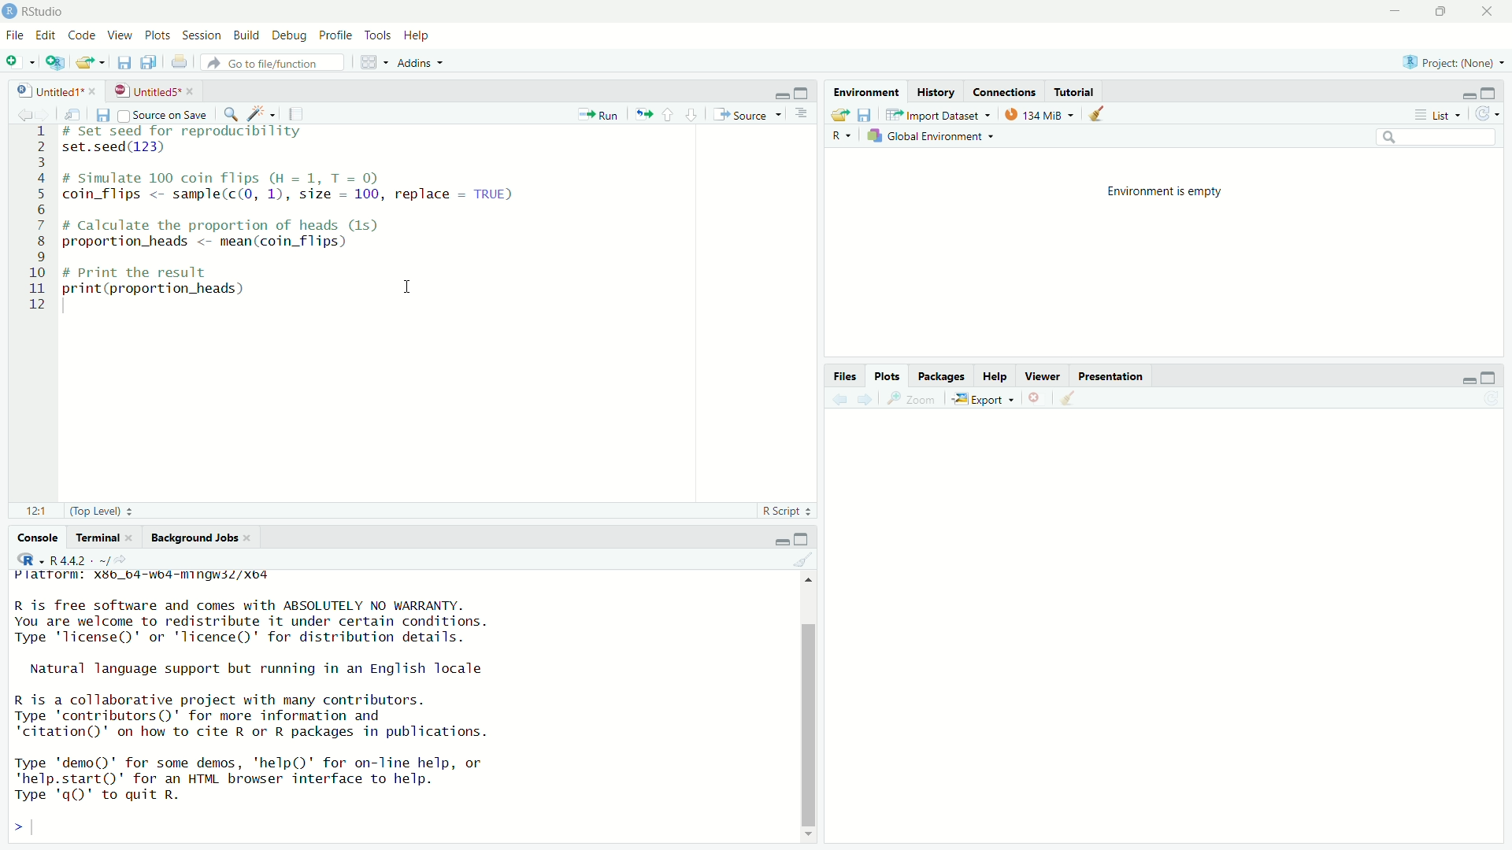  Describe the element at coordinates (96, 539) in the screenshot. I see `terminal` at that location.